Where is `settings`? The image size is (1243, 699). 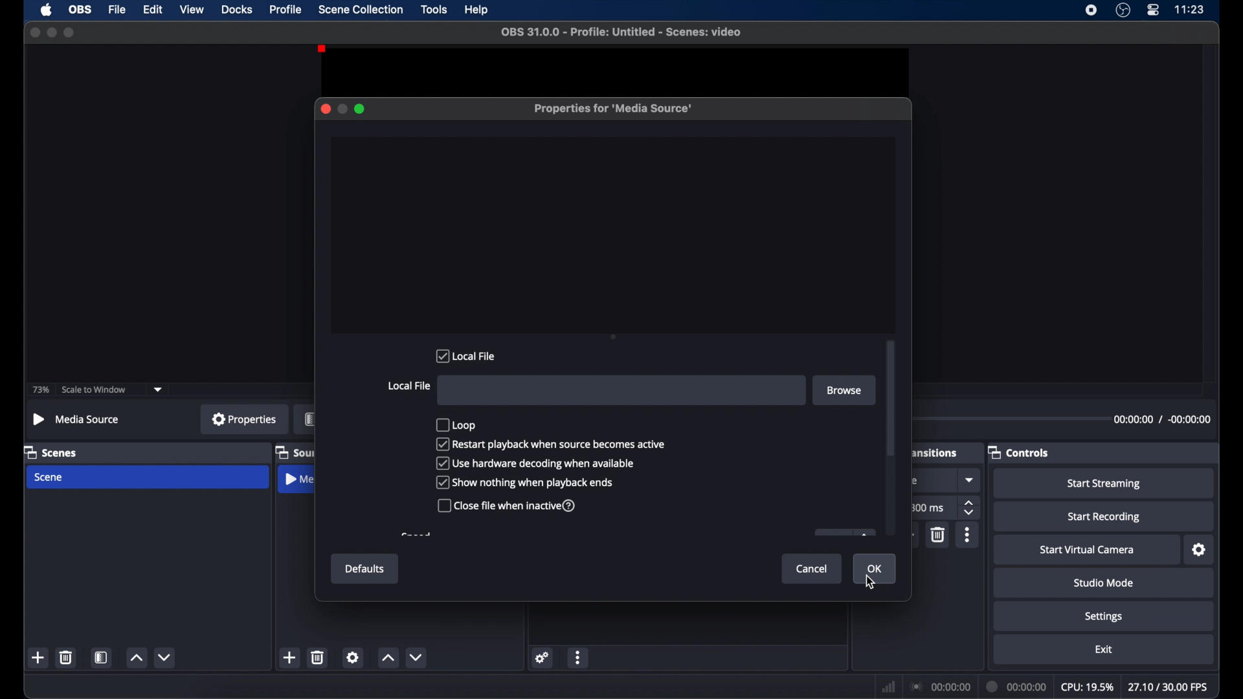
settings is located at coordinates (1104, 617).